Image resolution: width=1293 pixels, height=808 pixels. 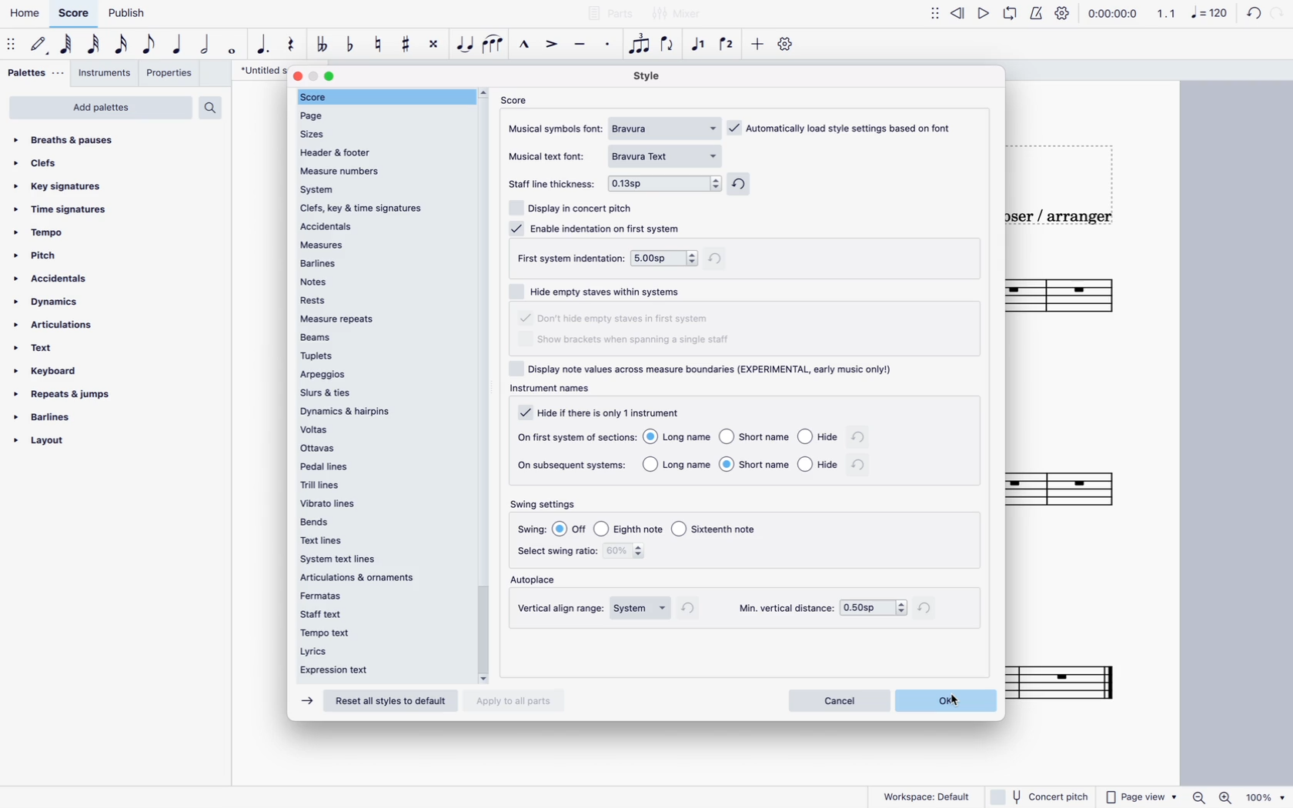 What do you see at coordinates (383, 502) in the screenshot?
I see `vibrato lines` at bounding box center [383, 502].